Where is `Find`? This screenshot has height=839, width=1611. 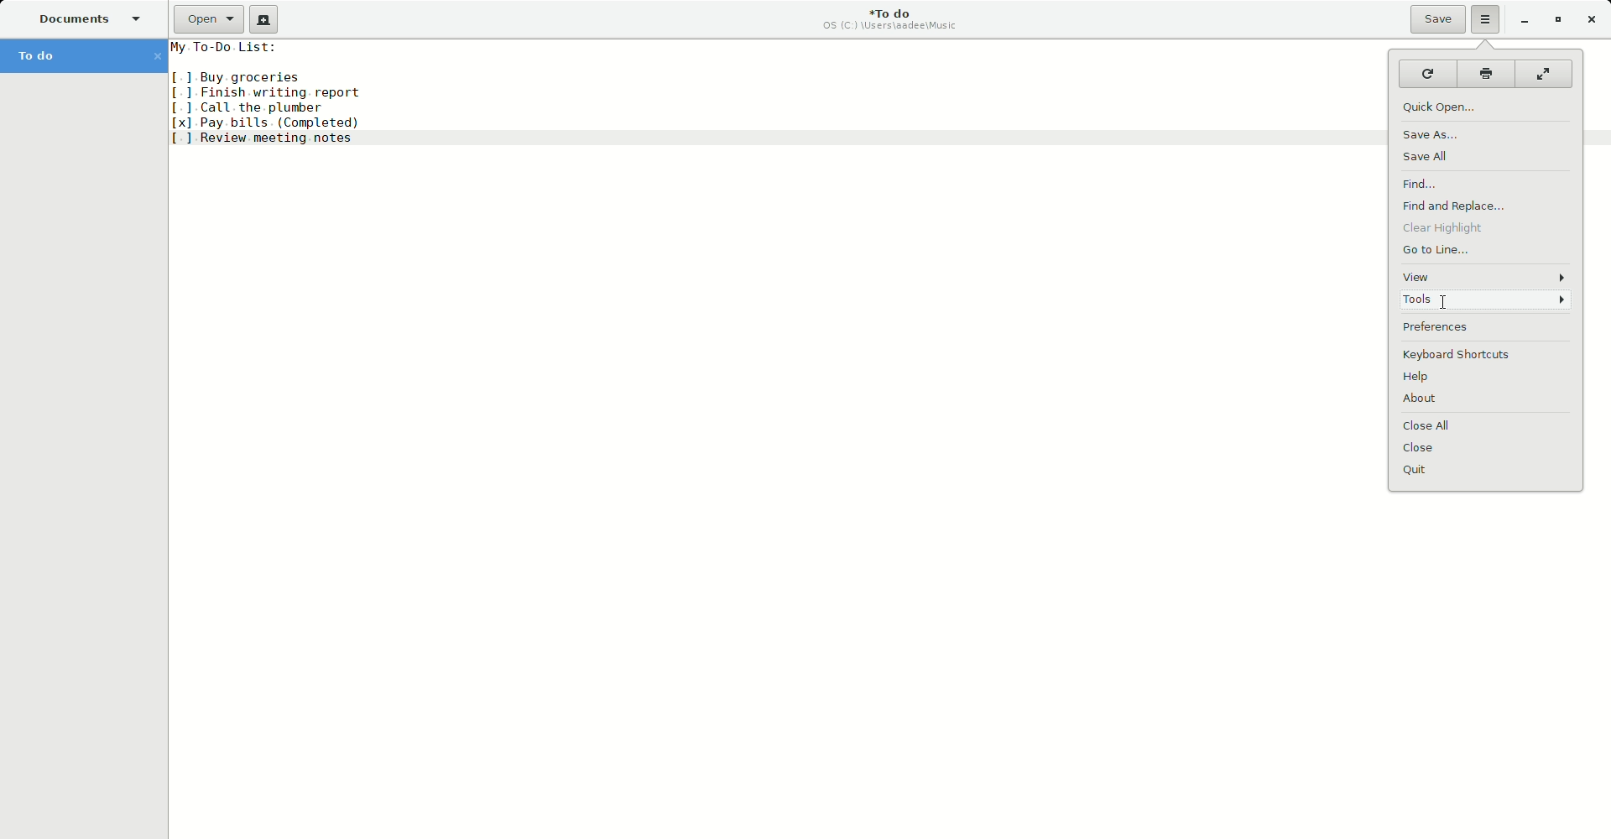
Find is located at coordinates (1420, 183).